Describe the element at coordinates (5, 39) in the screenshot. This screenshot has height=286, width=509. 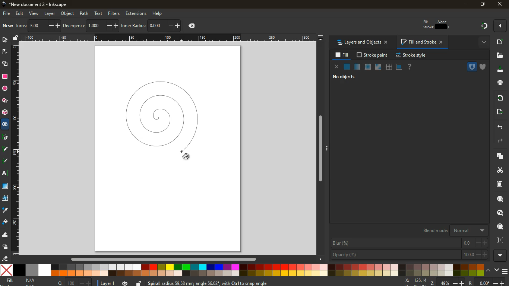
I see `select` at that location.